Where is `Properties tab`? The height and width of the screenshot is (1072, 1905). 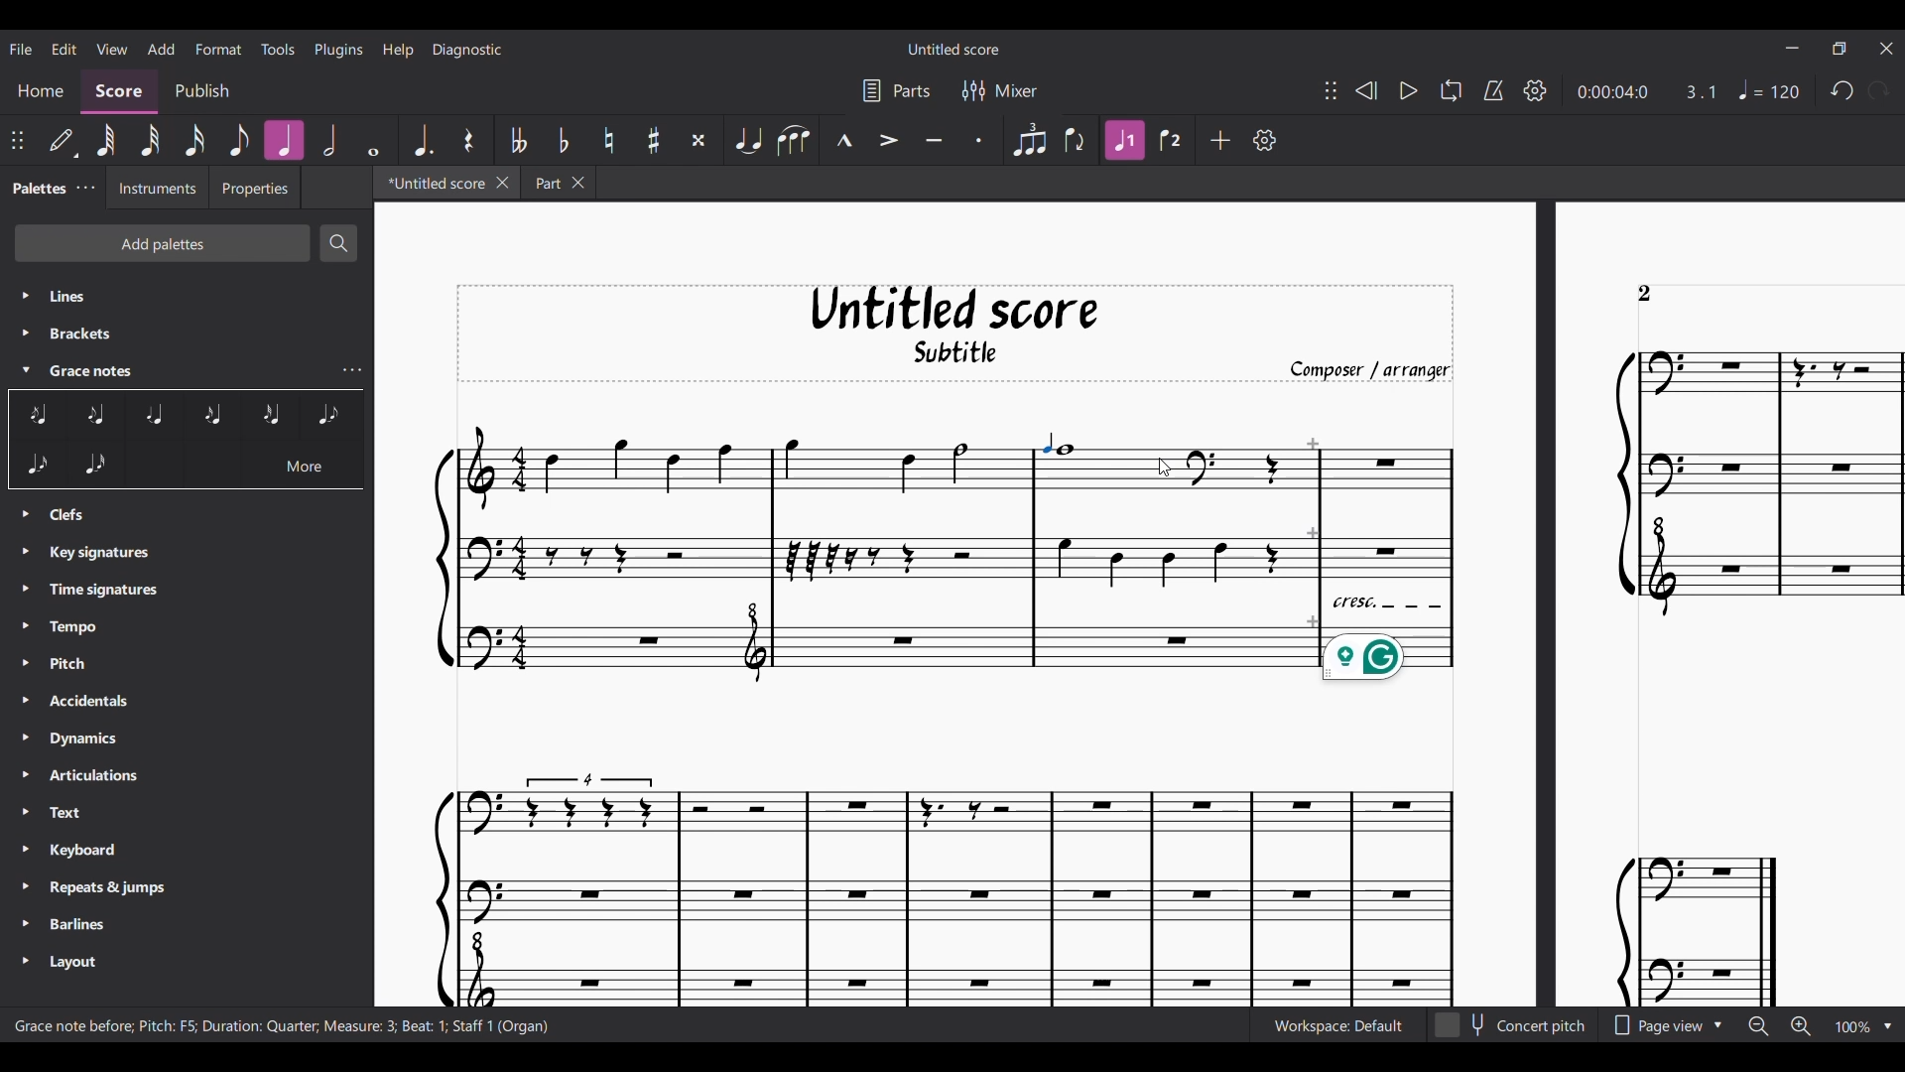 Properties tab is located at coordinates (254, 188).